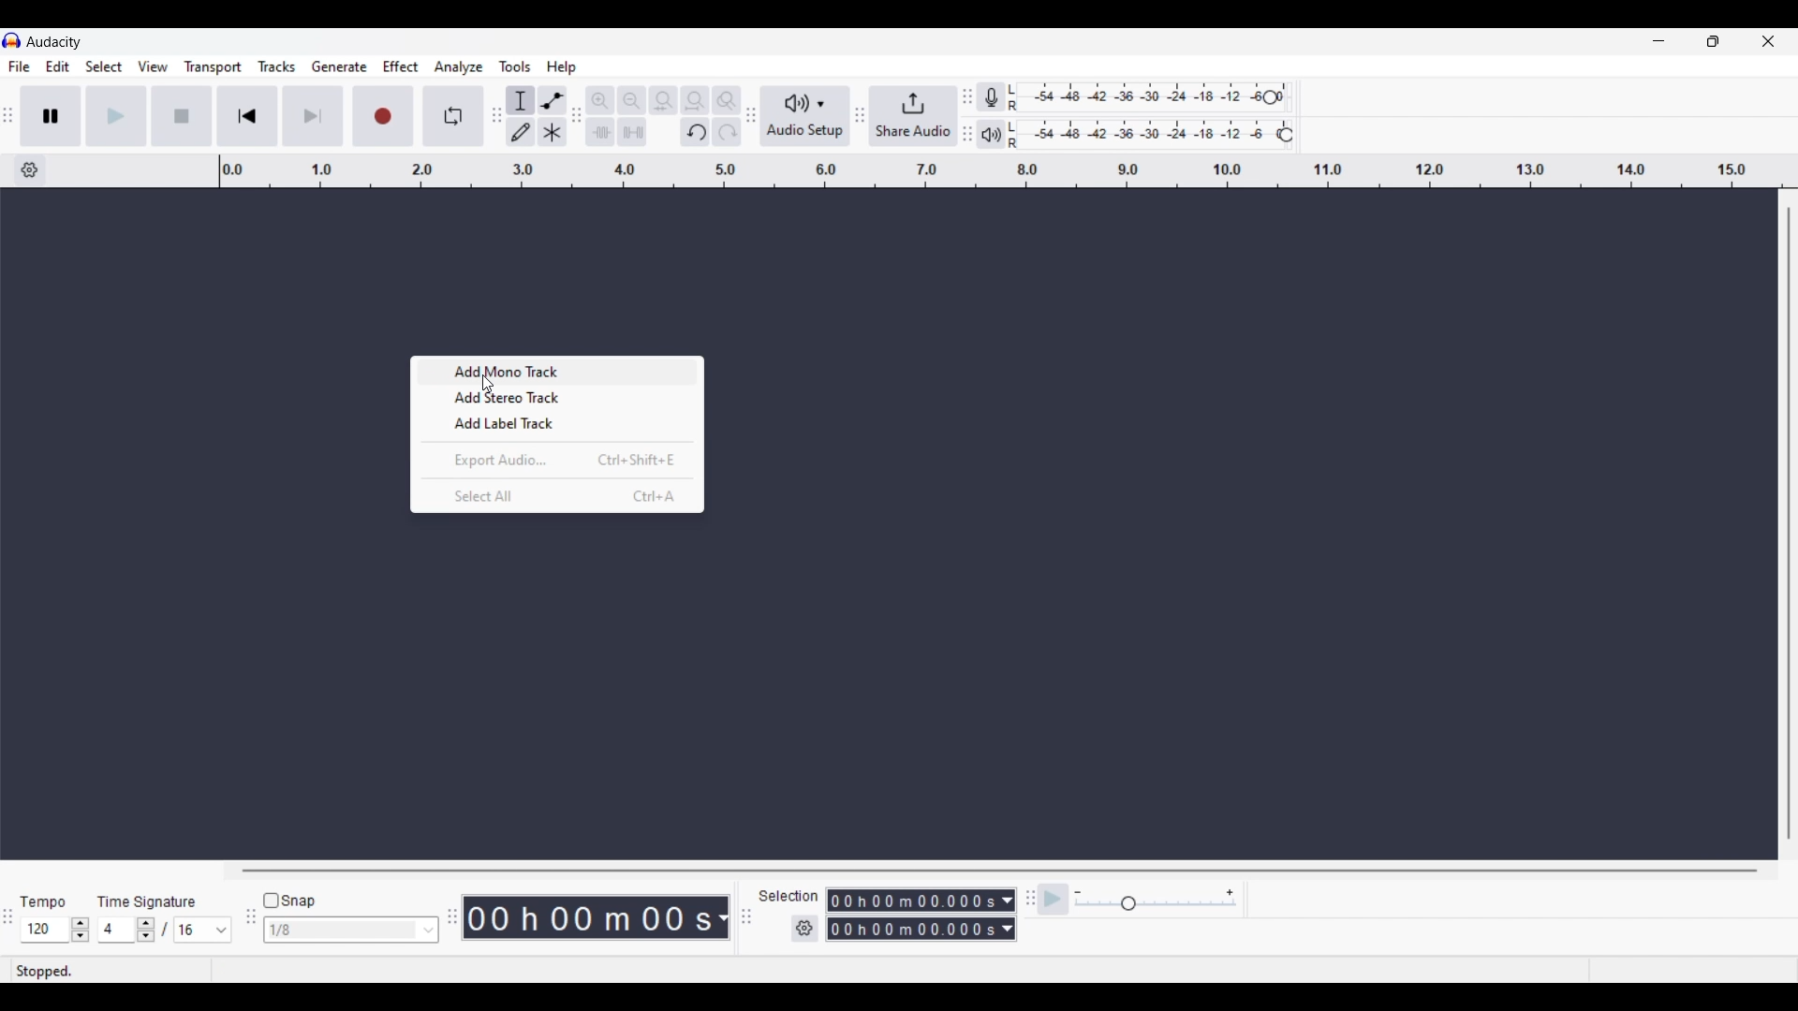  What do you see at coordinates (42, 901) in the screenshot?
I see `Tempo` at bounding box center [42, 901].